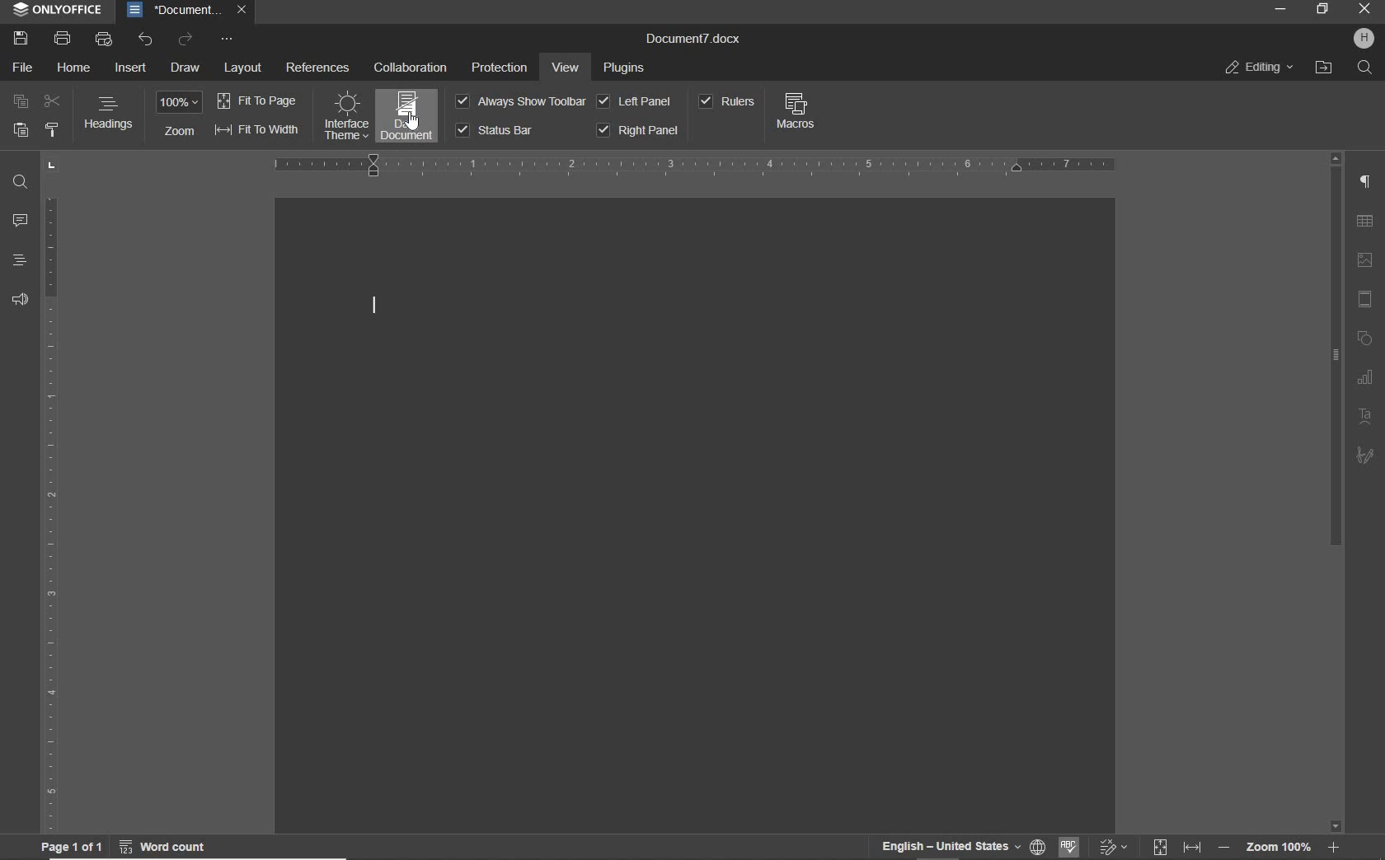 The width and height of the screenshot is (1385, 860). What do you see at coordinates (228, 40) in the screenshot?
I see `CUSTOMIZE QUICK ACCESS TOOLBAR` at bounding box center [228, 40].